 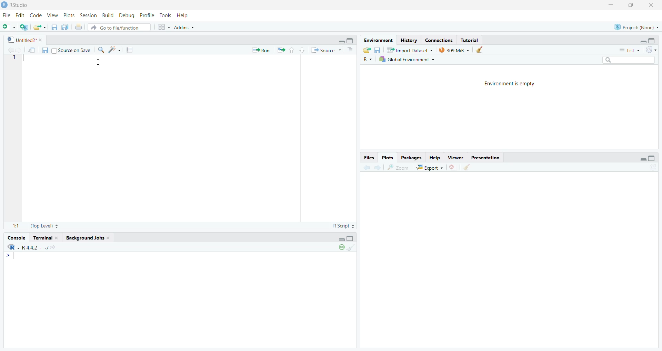 I want to click on ‘Global Environment, so click(x=407, y=59).